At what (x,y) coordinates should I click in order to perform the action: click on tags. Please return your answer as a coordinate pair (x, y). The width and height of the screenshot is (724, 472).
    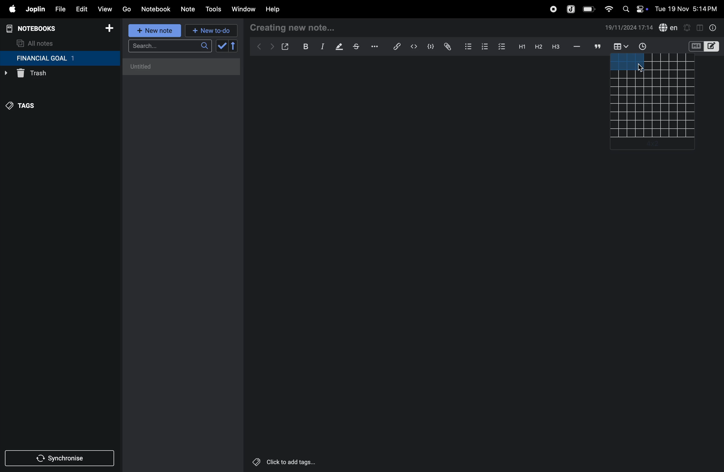
    Looking at the image, I should click on (25, 109).